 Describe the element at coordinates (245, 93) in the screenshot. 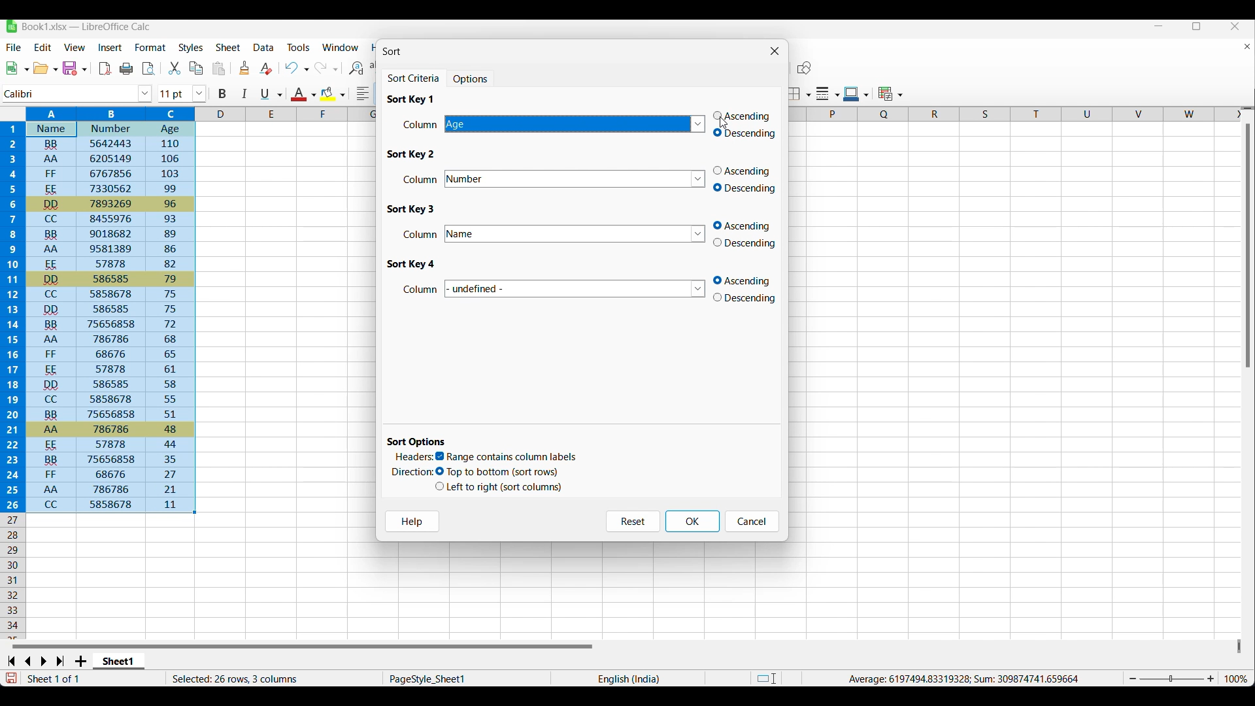

I see `Italic` at that location.